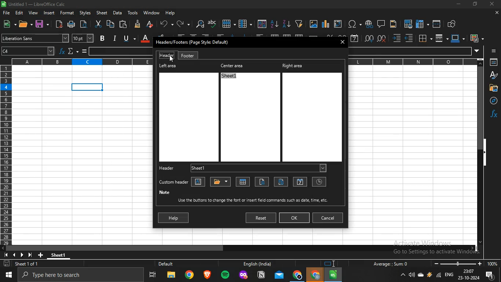 The image size is (501, 282). Describe the element at coordinates (491, 276) in the screenshot. I see `notifications` at that location.